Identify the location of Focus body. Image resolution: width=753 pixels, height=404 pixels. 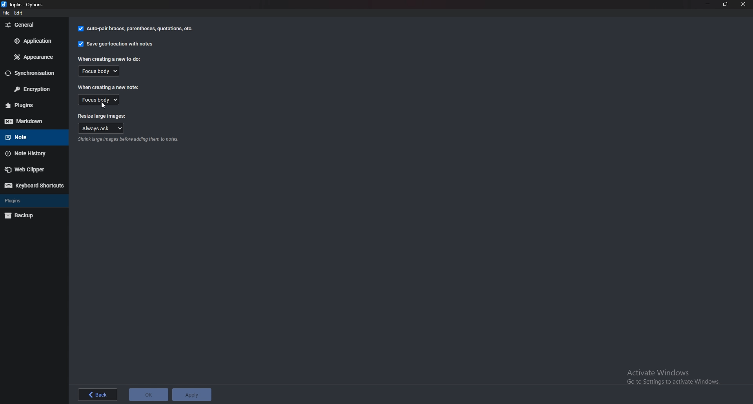
(98, 100).